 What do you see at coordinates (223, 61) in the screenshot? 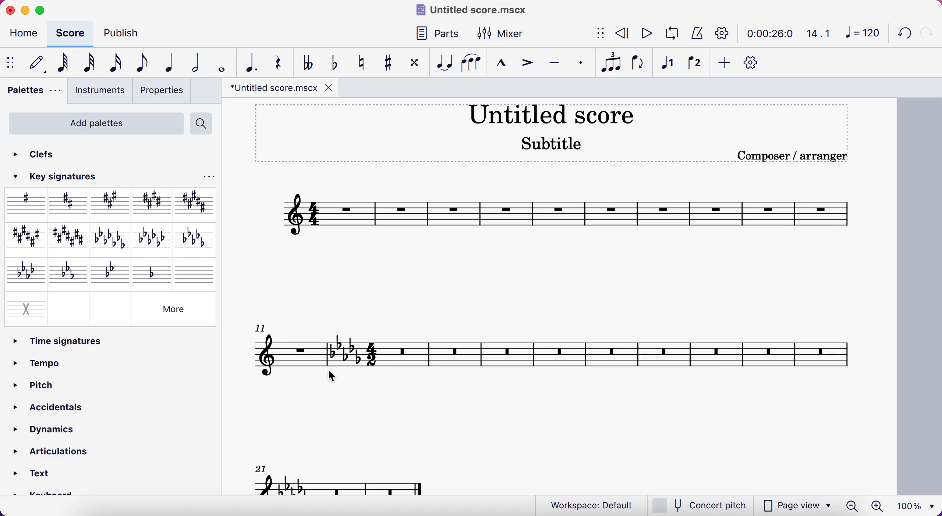
I see `whole note` at bounding box center [223, 61].